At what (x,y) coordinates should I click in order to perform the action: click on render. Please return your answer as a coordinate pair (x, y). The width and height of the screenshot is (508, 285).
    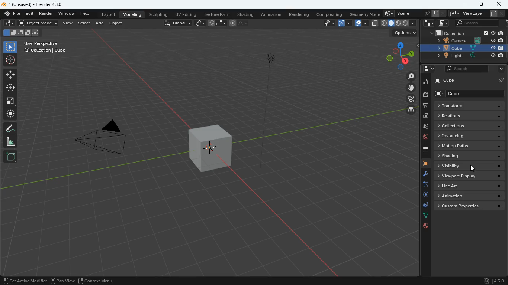
    Looking at the image, I should click on (46, 13).